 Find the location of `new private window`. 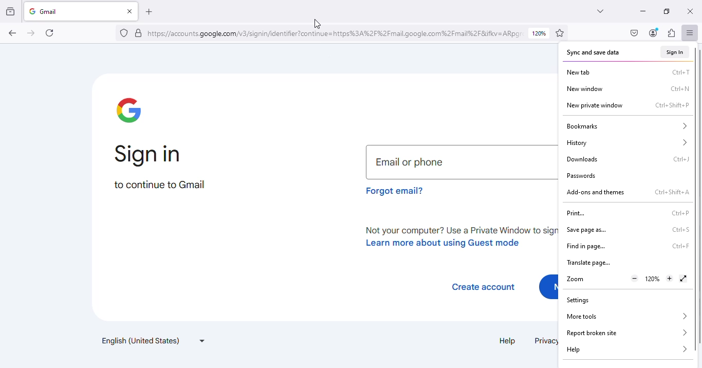

new private window is located at coordinates (594, 106).